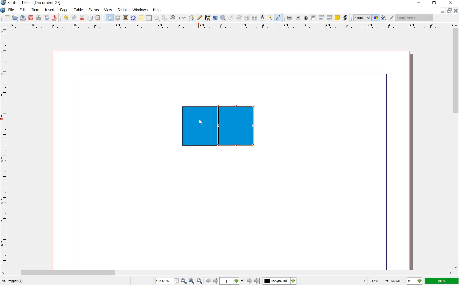  I want to click on line, so click(182, 18).